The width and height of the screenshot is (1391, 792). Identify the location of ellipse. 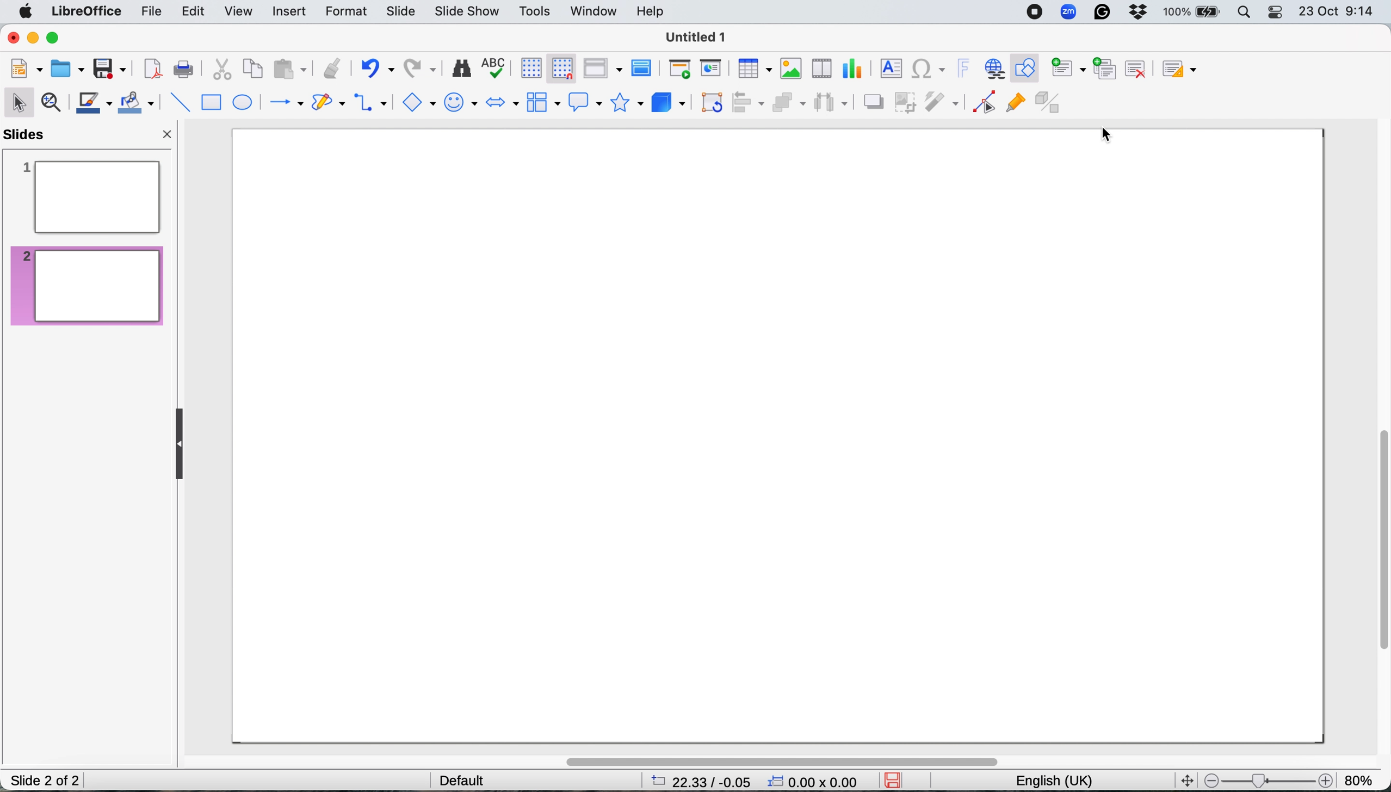
(244, 103).